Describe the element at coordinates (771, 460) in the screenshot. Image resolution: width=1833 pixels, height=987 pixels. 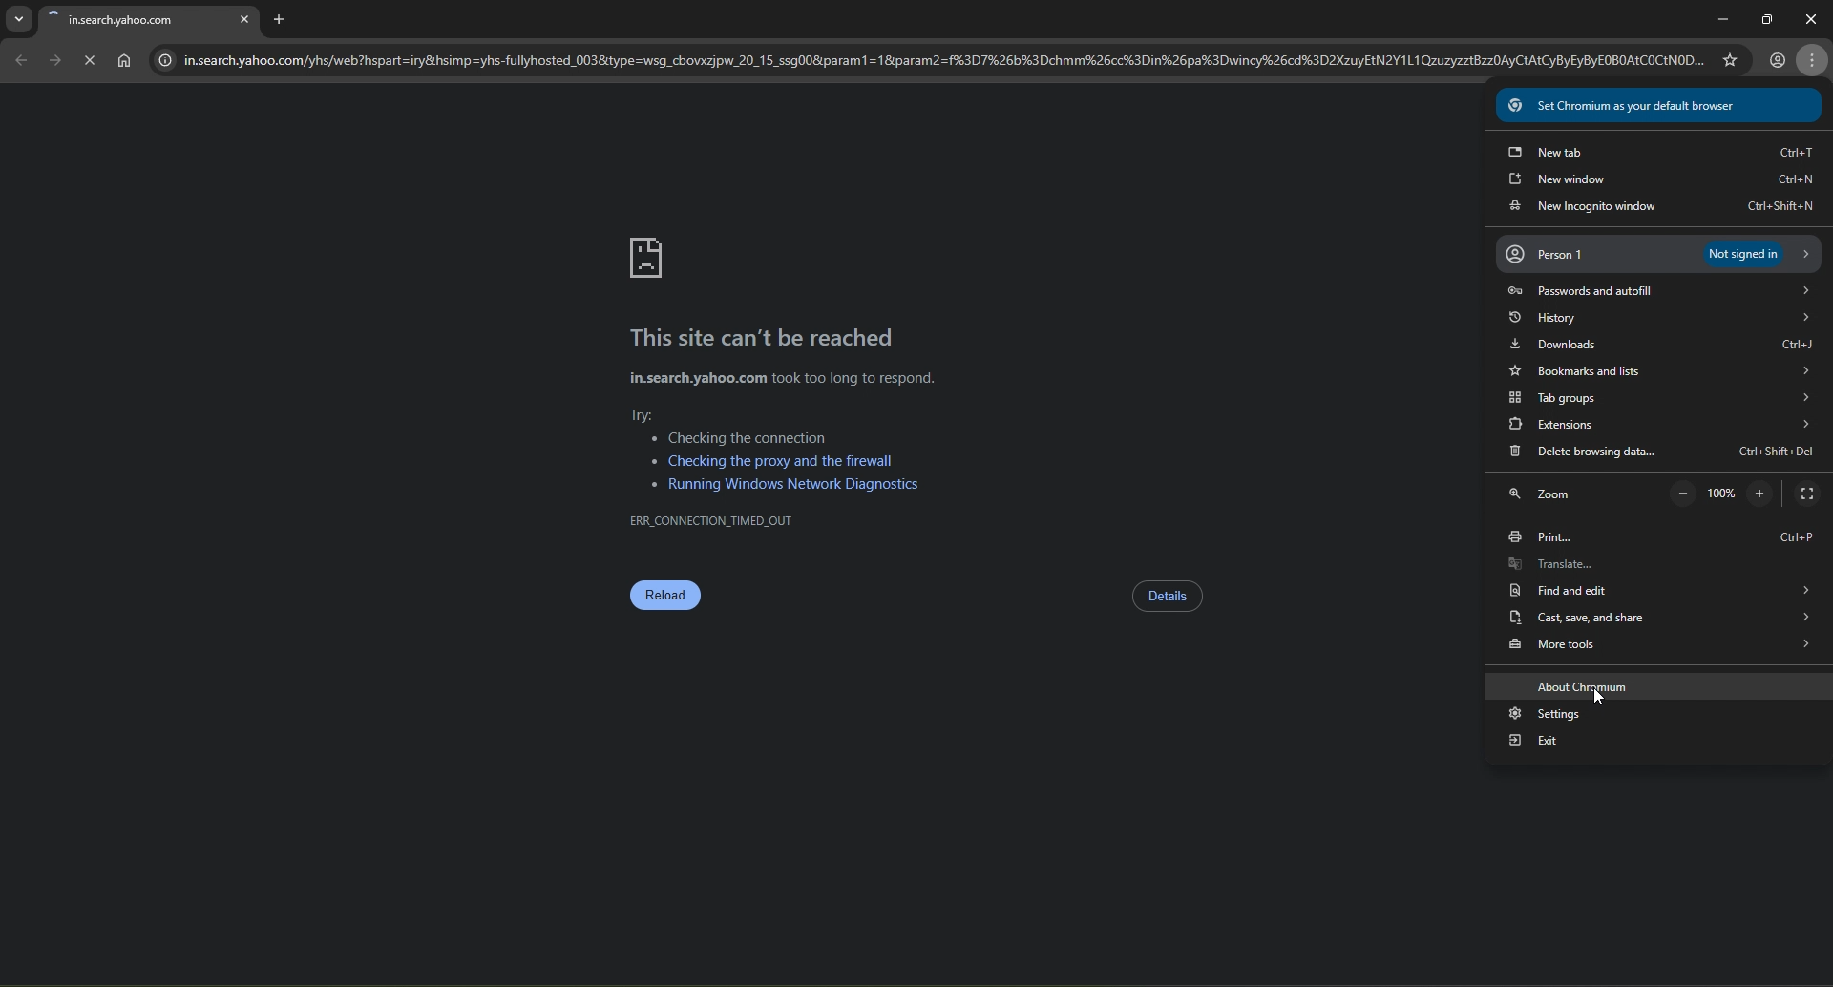
I see `checking the proxy and the firewall` at that location.